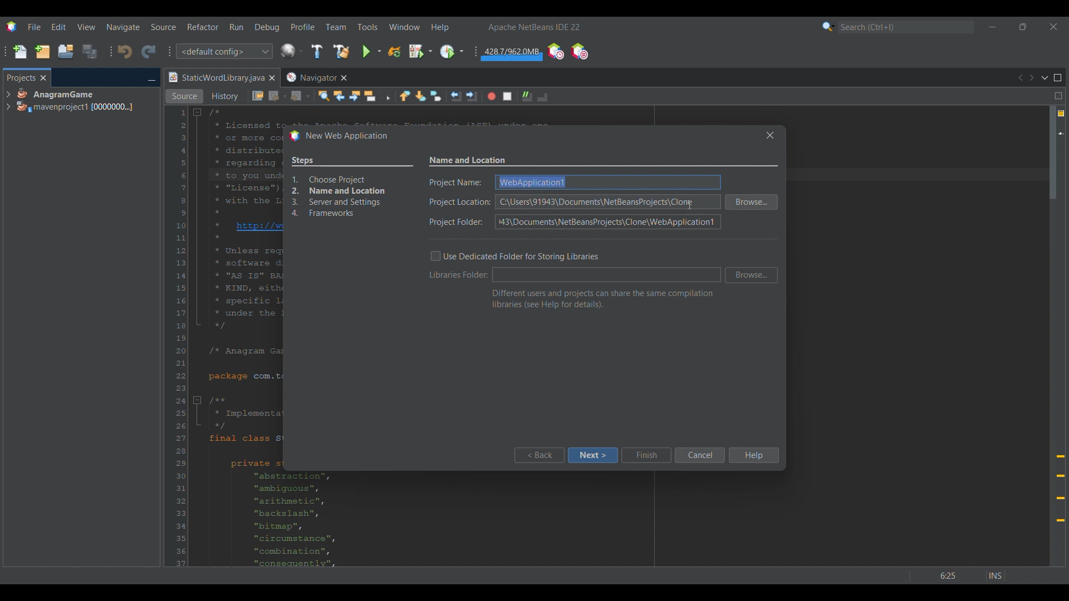 This screenshot has height=601, width=1069. I want to click on History view, so click(226, 96).